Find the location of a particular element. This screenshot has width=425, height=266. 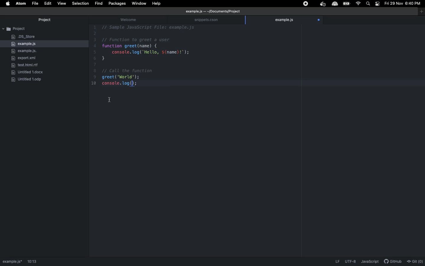

welcome is located at coordinates (132, 20).